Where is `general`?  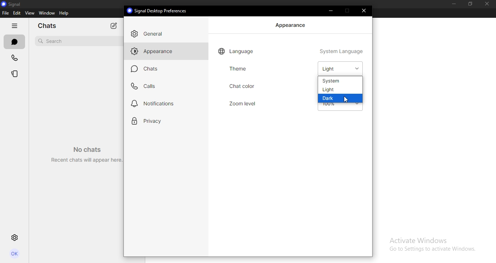
general is located at coordinates (151, 34).